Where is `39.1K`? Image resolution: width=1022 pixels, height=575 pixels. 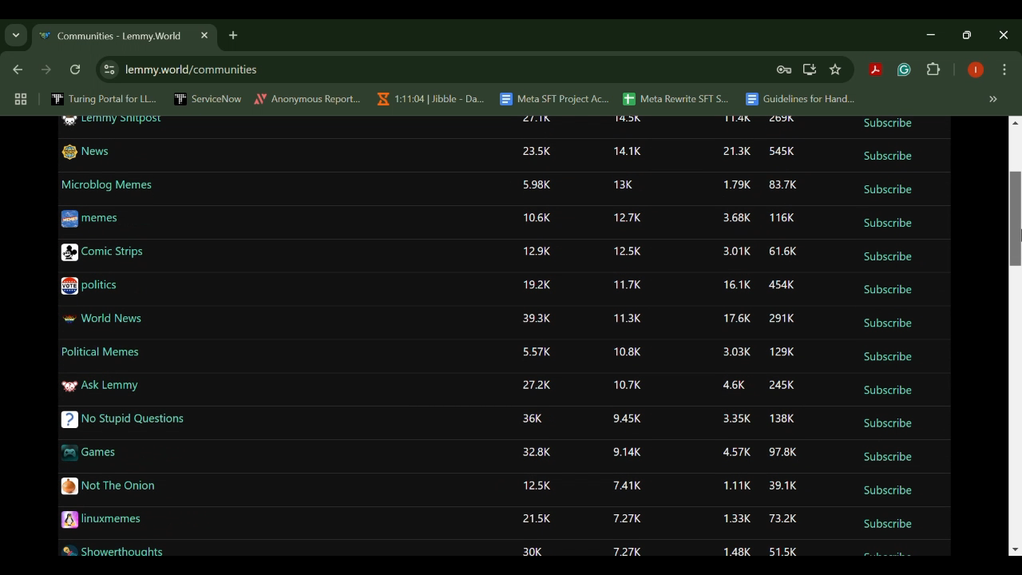 39.1K is located at coordinates (781, 486).